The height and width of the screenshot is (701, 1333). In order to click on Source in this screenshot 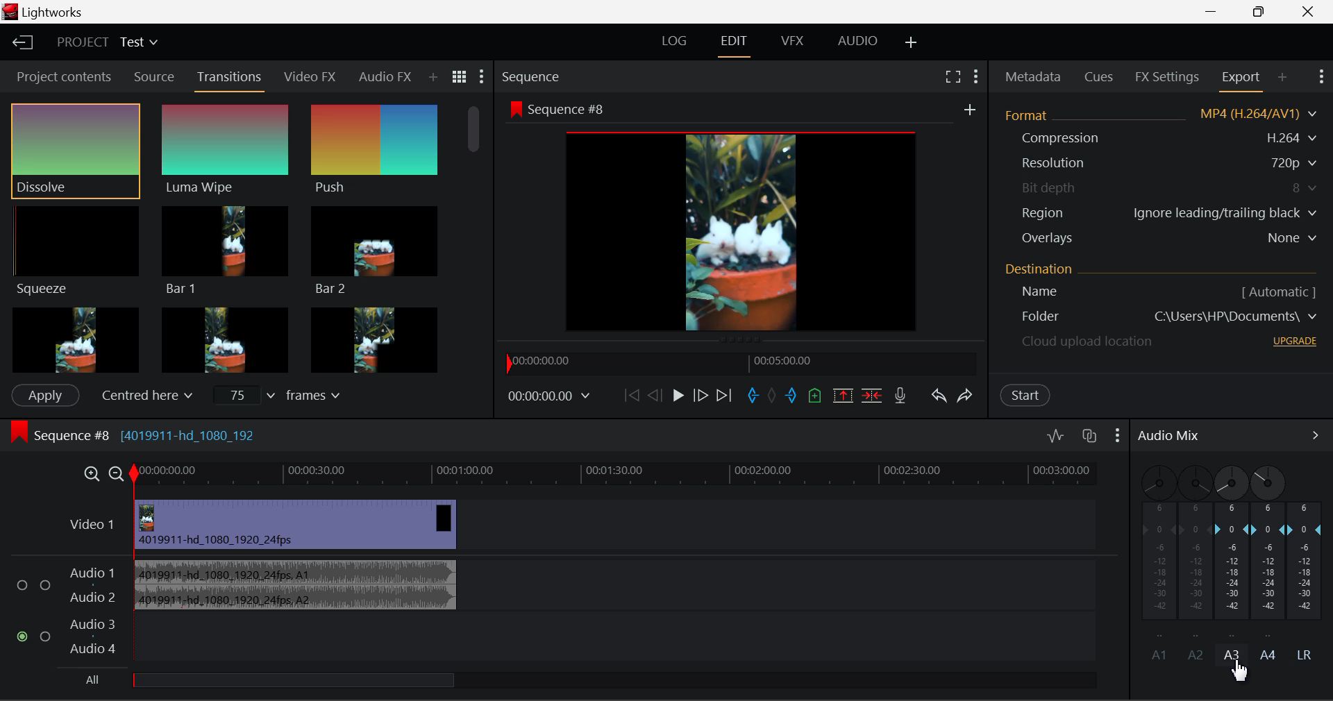, I will do `click(154, 76)`.